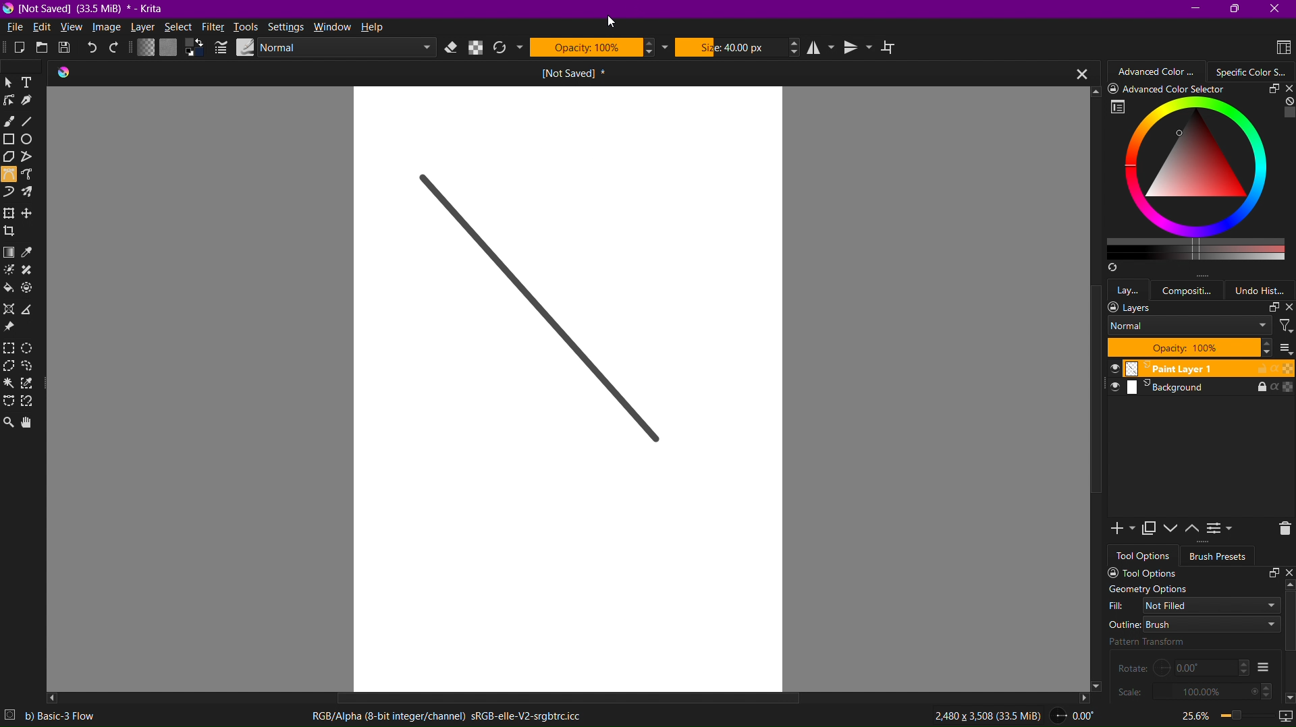 This screenshot has width=1296, height=727. I want to click on Blending Mode, so click(333, 48).